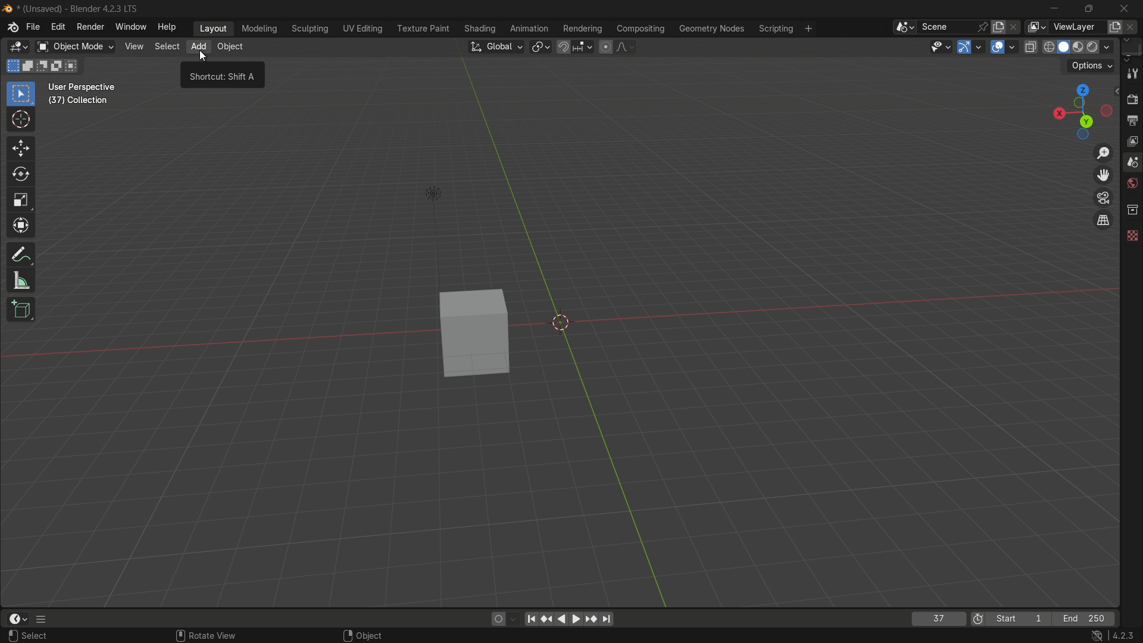  What do you see at coordinates (1103, 46) in the screenshot?
I see `render` at bounding box center [1103, 46].